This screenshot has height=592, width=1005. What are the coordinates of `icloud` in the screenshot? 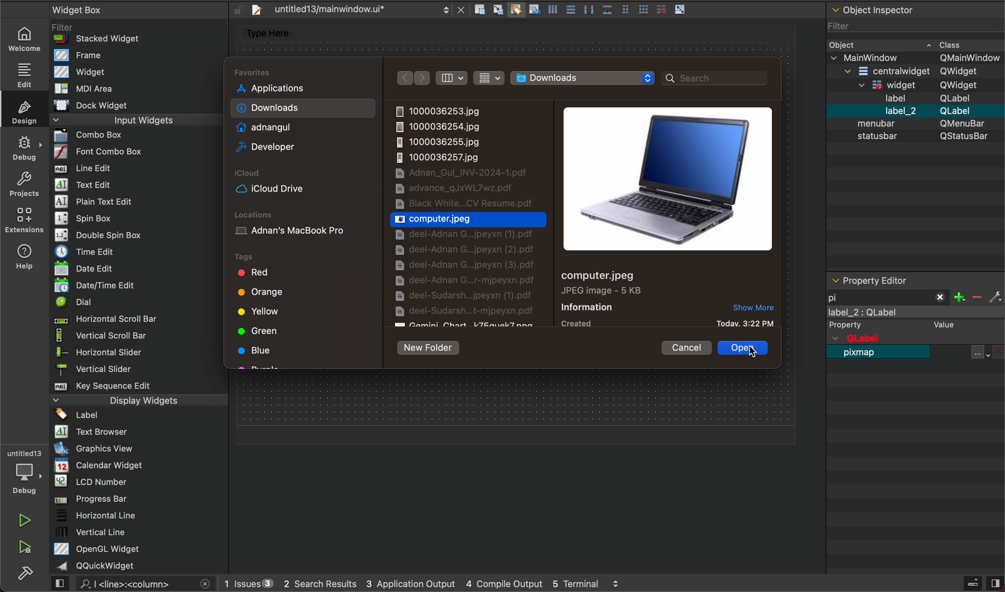 It's located at (300, 188).